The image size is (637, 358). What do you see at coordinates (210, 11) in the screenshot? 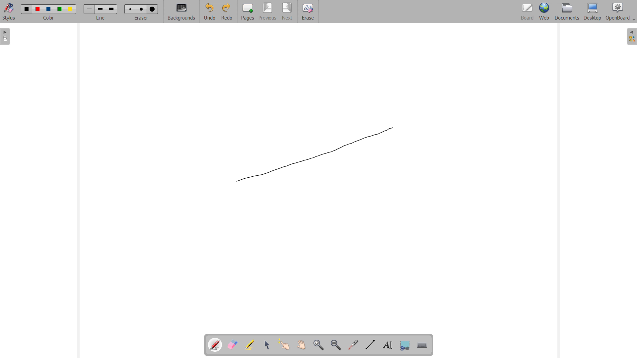
I see `undo` at bounding box center [210, 11].